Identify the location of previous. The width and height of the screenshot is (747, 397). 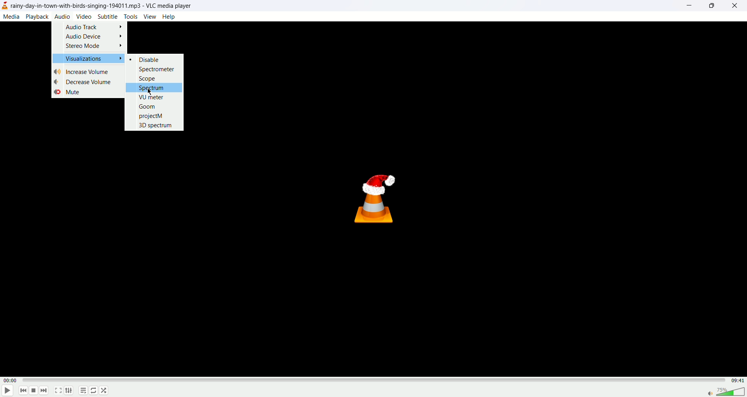
(24, 391).